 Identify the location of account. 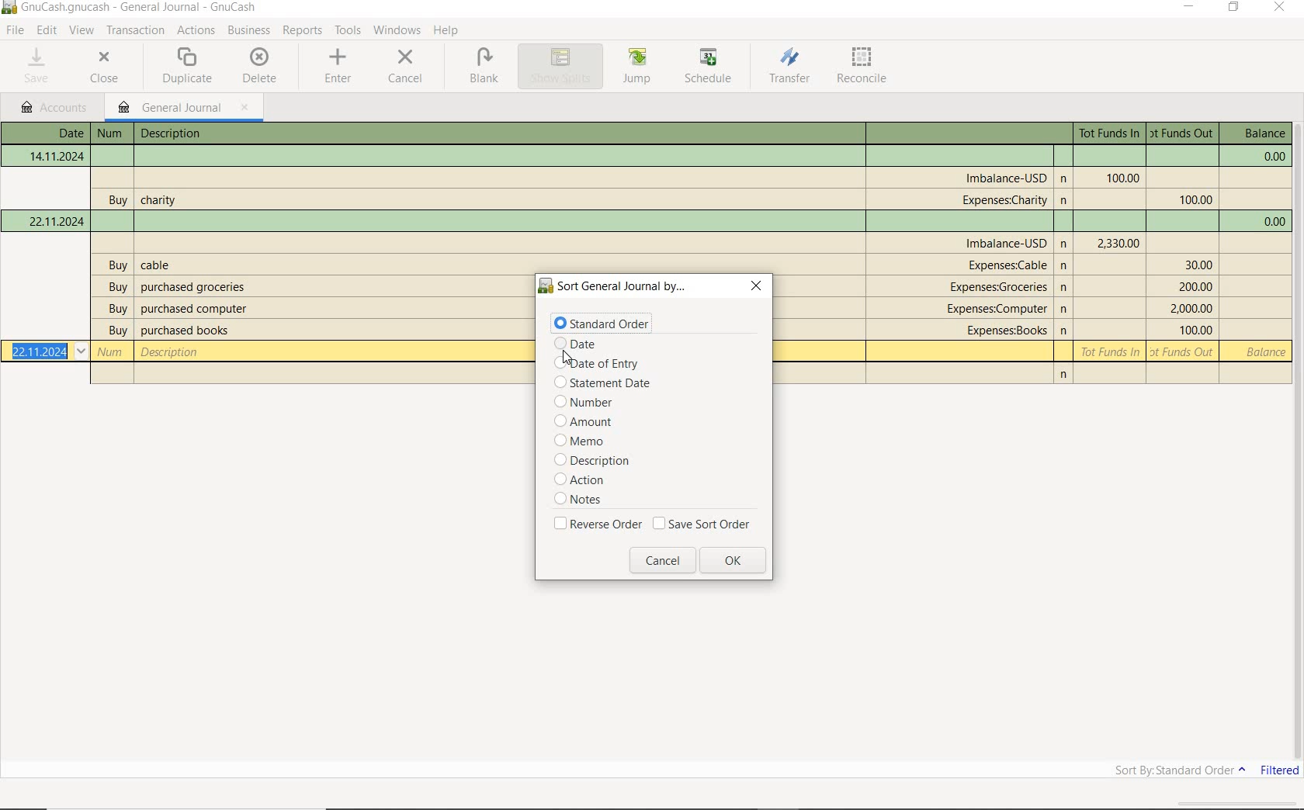
(1006, 176).